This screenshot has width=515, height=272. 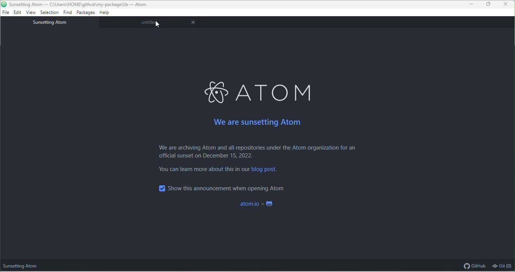 I want to click on we are sunsetting atom, so click(x=256, y=122).